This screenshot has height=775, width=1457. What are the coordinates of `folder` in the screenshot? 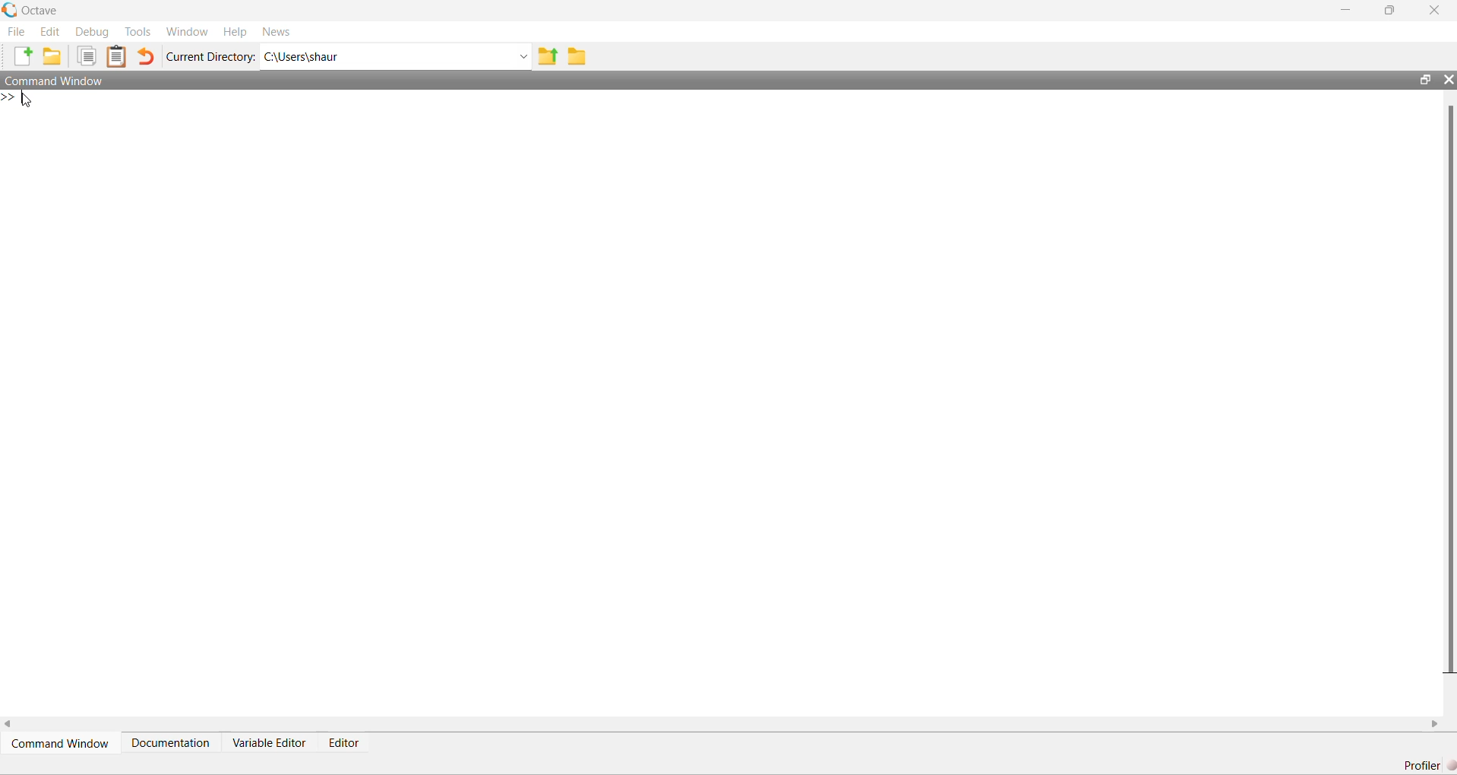 It's located at (577, 57).